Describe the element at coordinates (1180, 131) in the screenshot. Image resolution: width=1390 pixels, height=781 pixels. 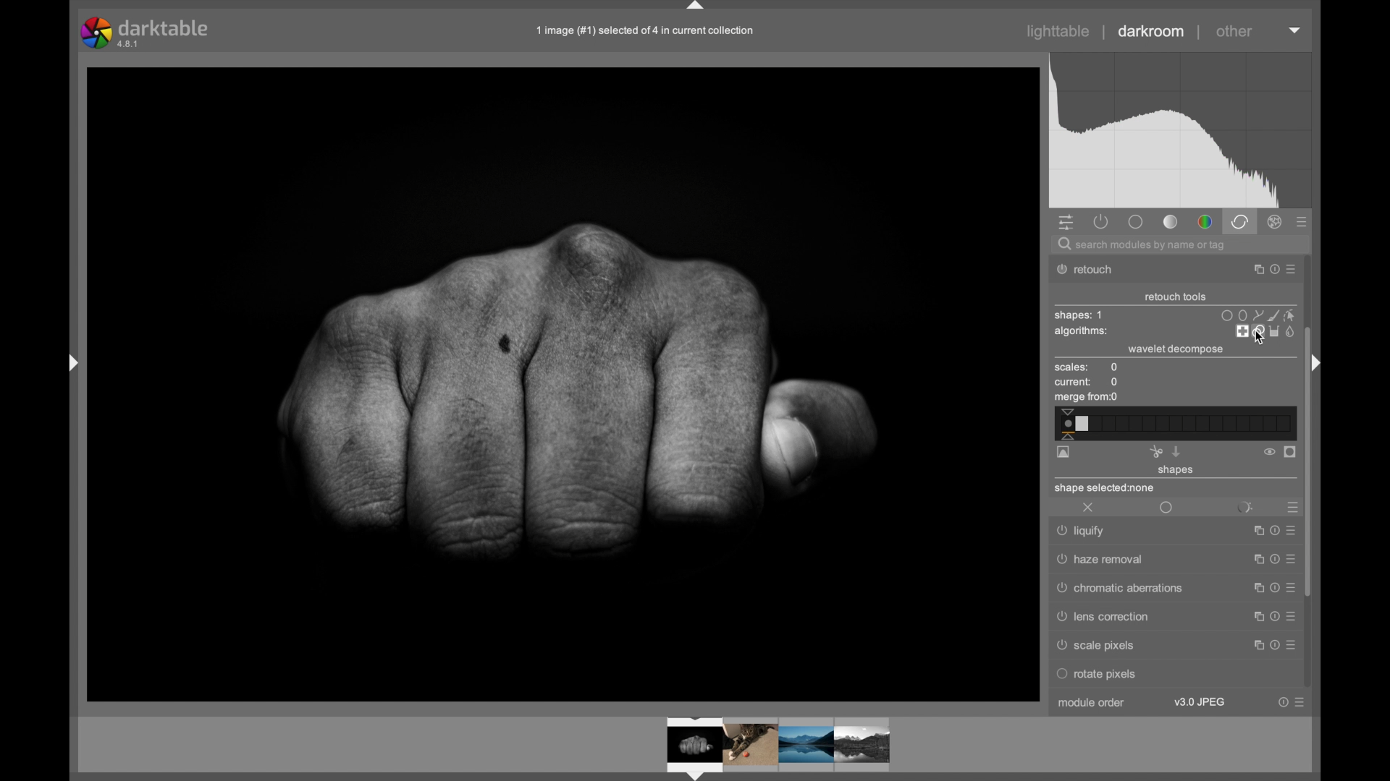
I see `histogram` at that location.